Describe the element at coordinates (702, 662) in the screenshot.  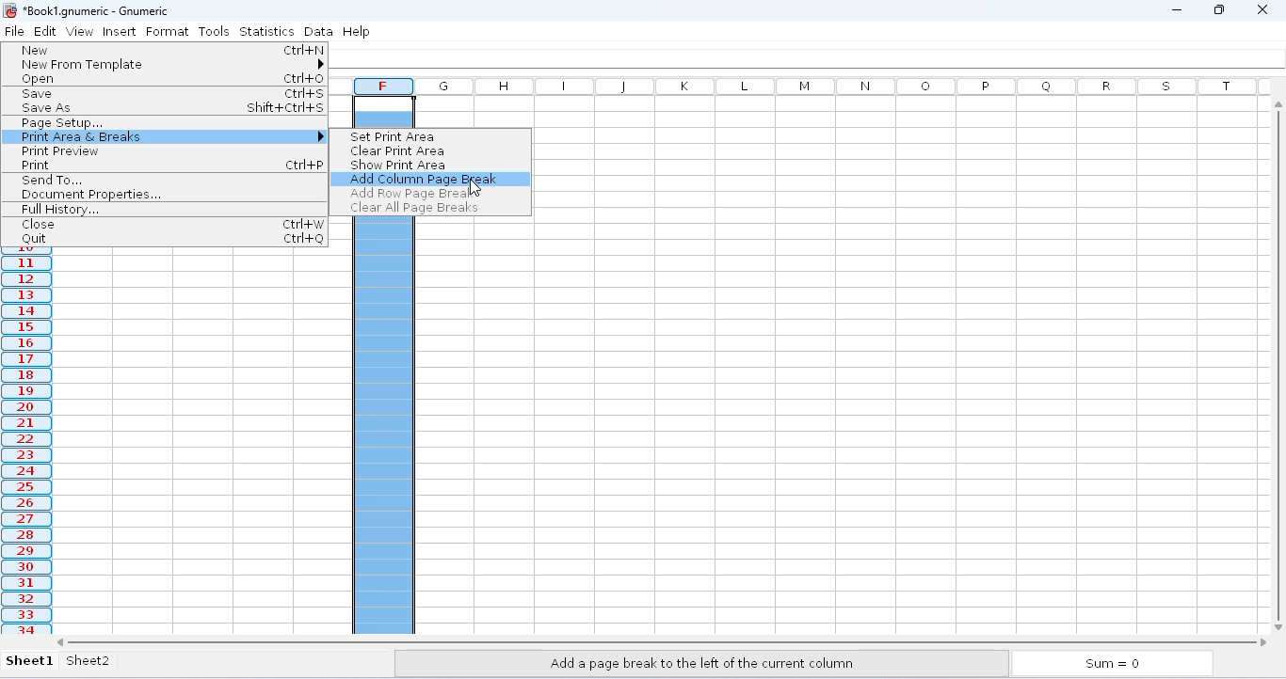
I see `add a page break to the left of the current column` at that location.